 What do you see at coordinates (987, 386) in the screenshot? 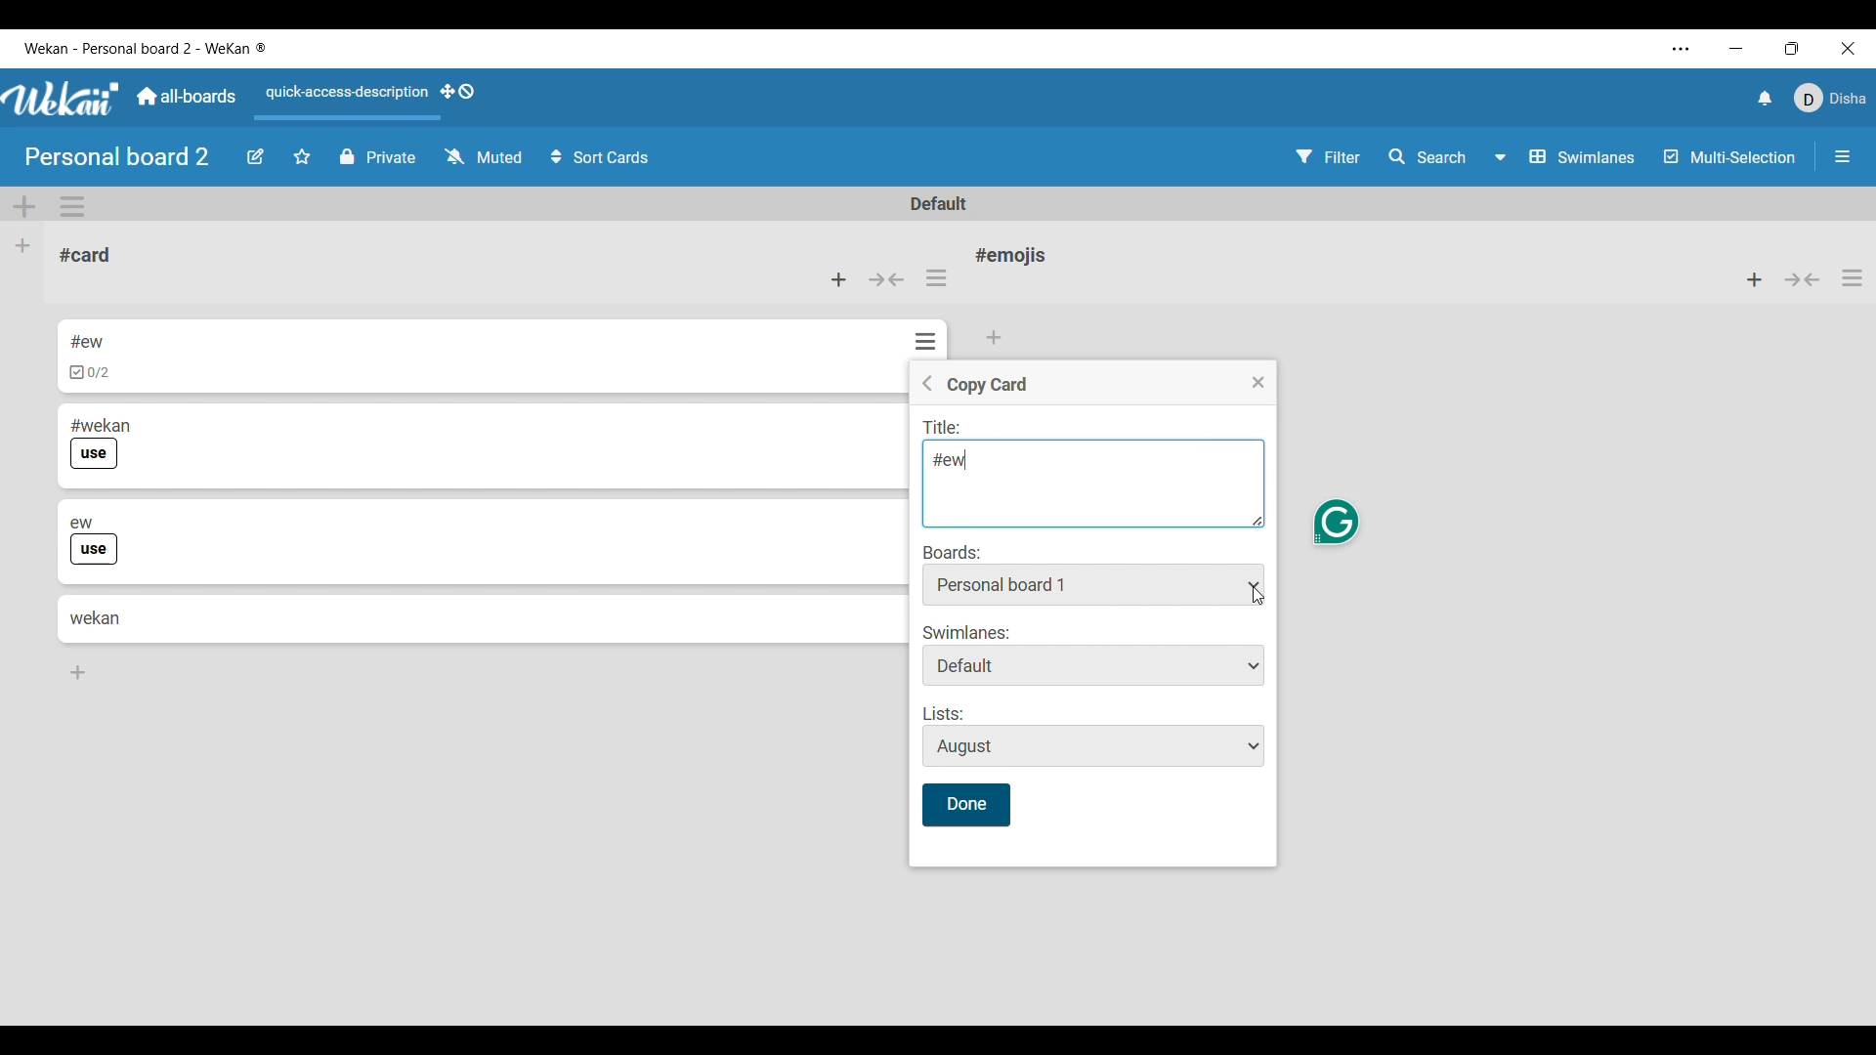
I see `Setting name` at bounding box center [987, 386].